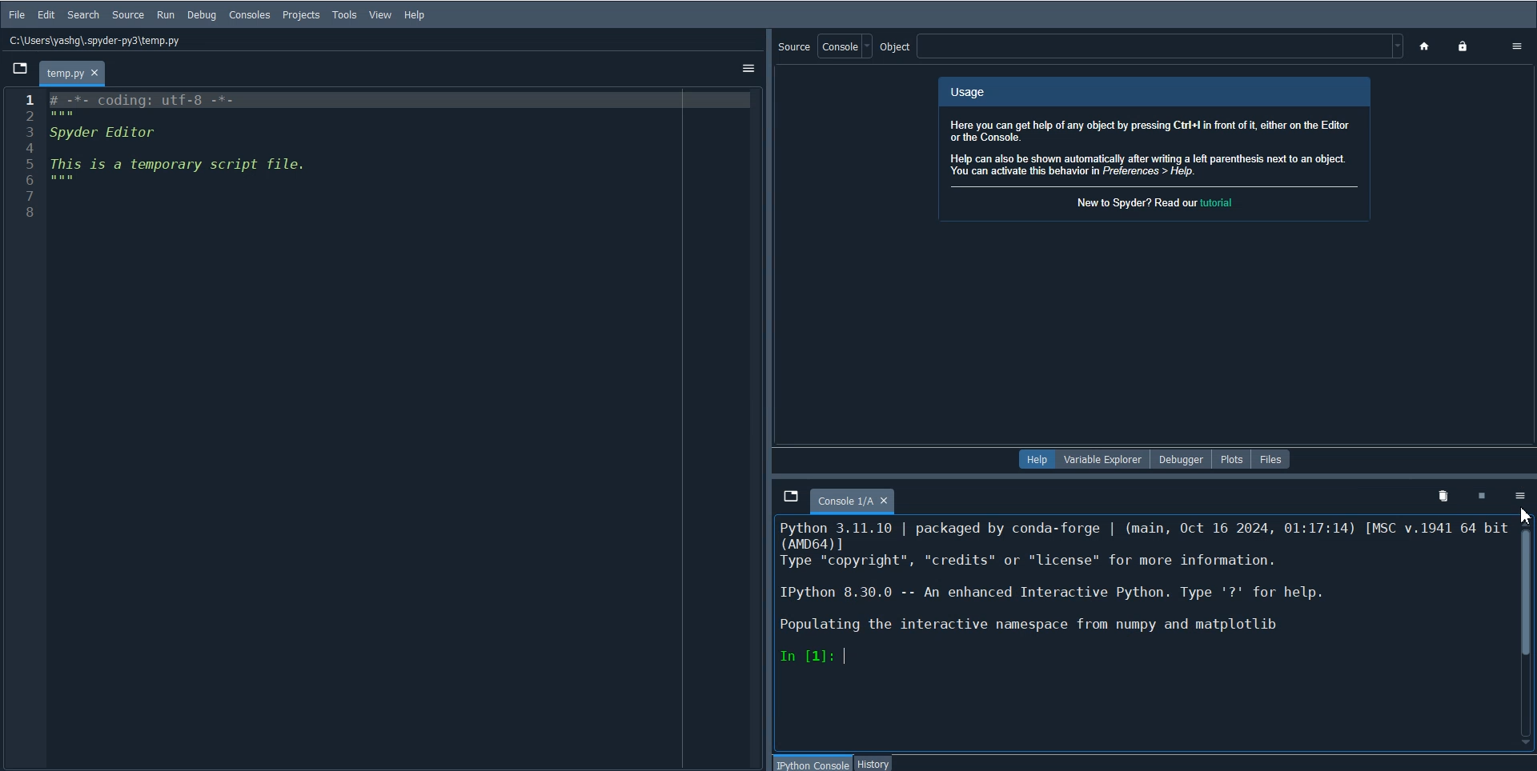  Describe the element at coordinates (345, 15) in the screenshot. I see `Tools` at that location.